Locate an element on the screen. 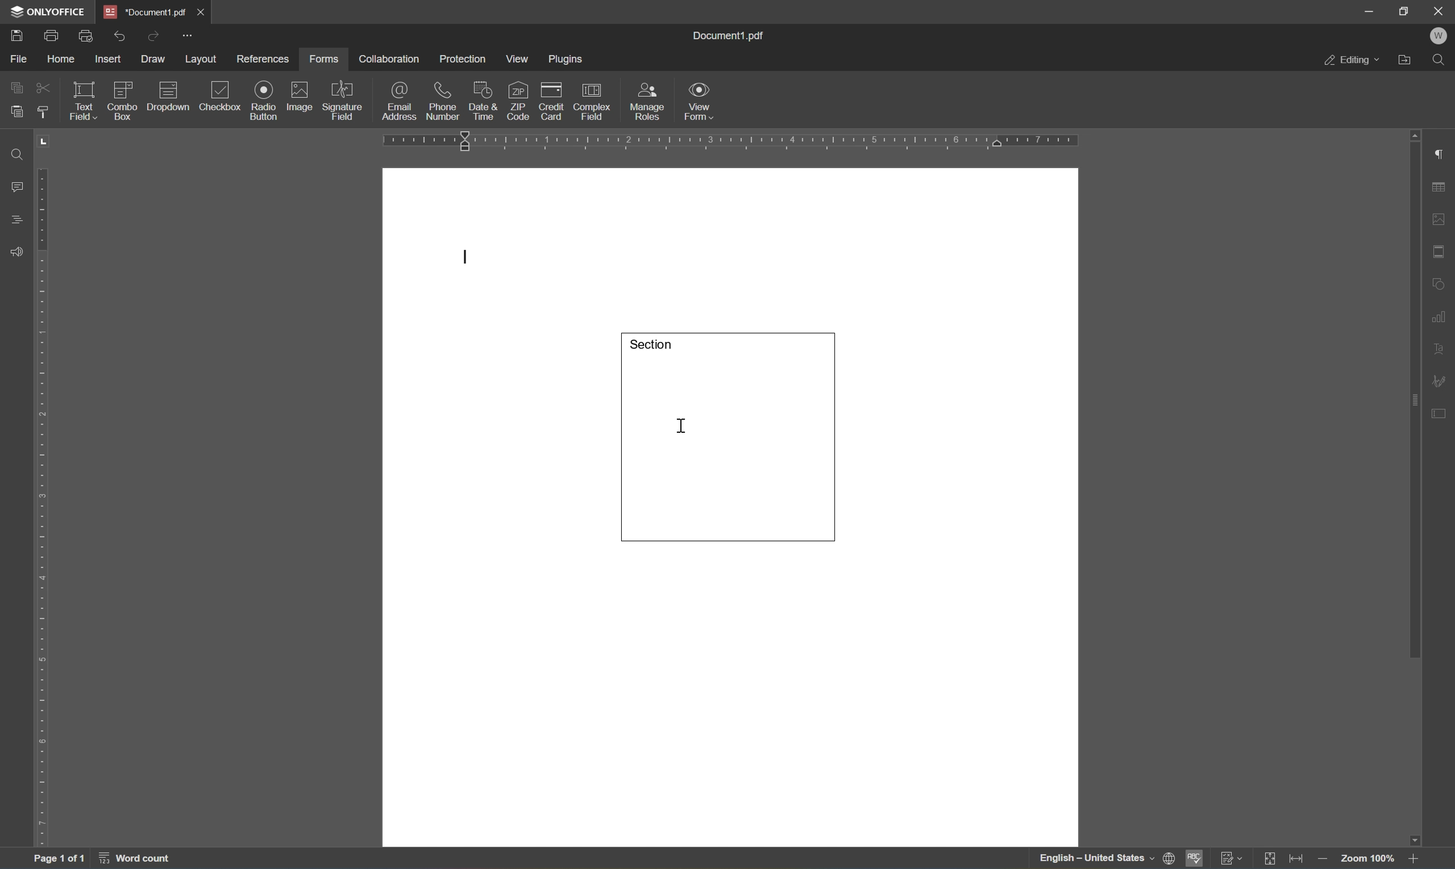 The image size is (1455, 869). protection is located at coordinates (464, 59).